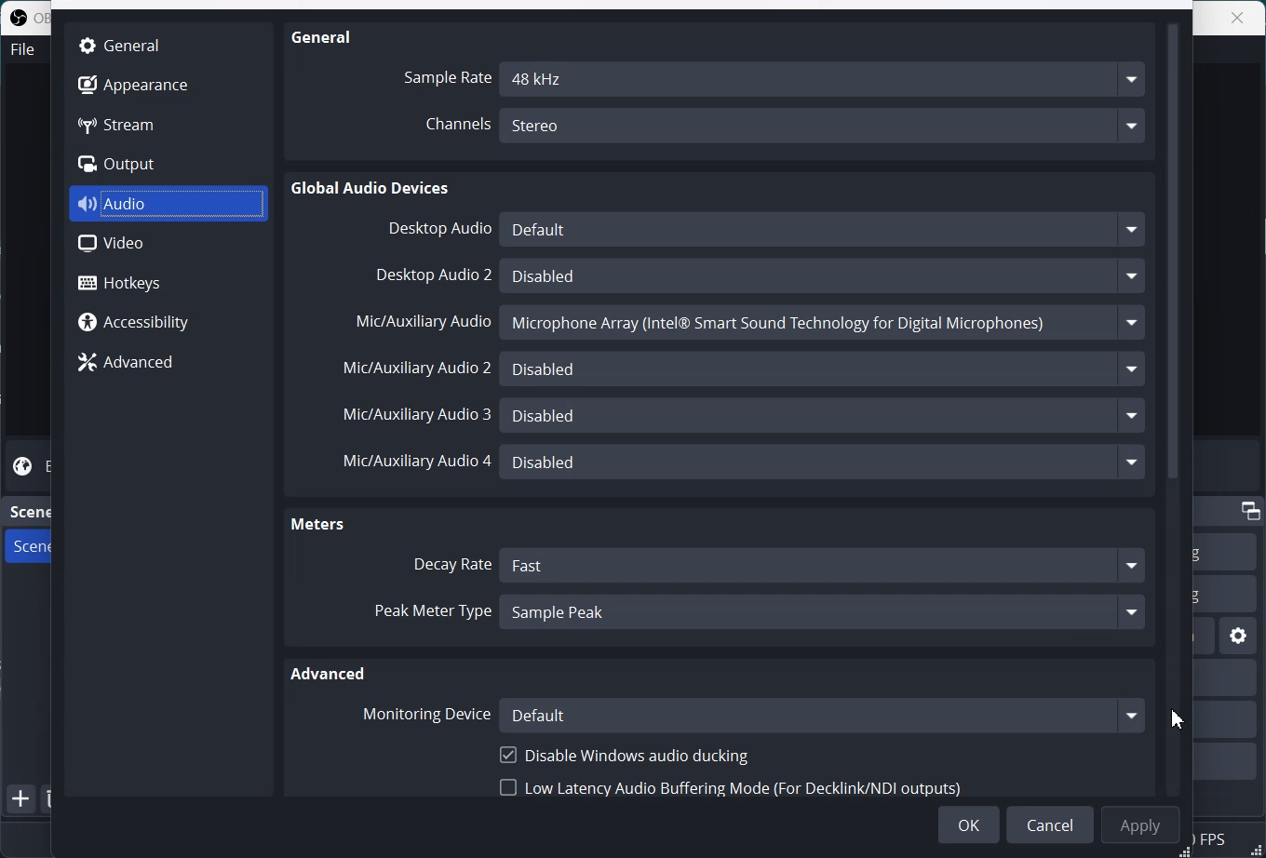  What do you see at coordinates (371, 188) in the screenshot?
I see `Global Audio Devices` at bounding box center [371, 188].